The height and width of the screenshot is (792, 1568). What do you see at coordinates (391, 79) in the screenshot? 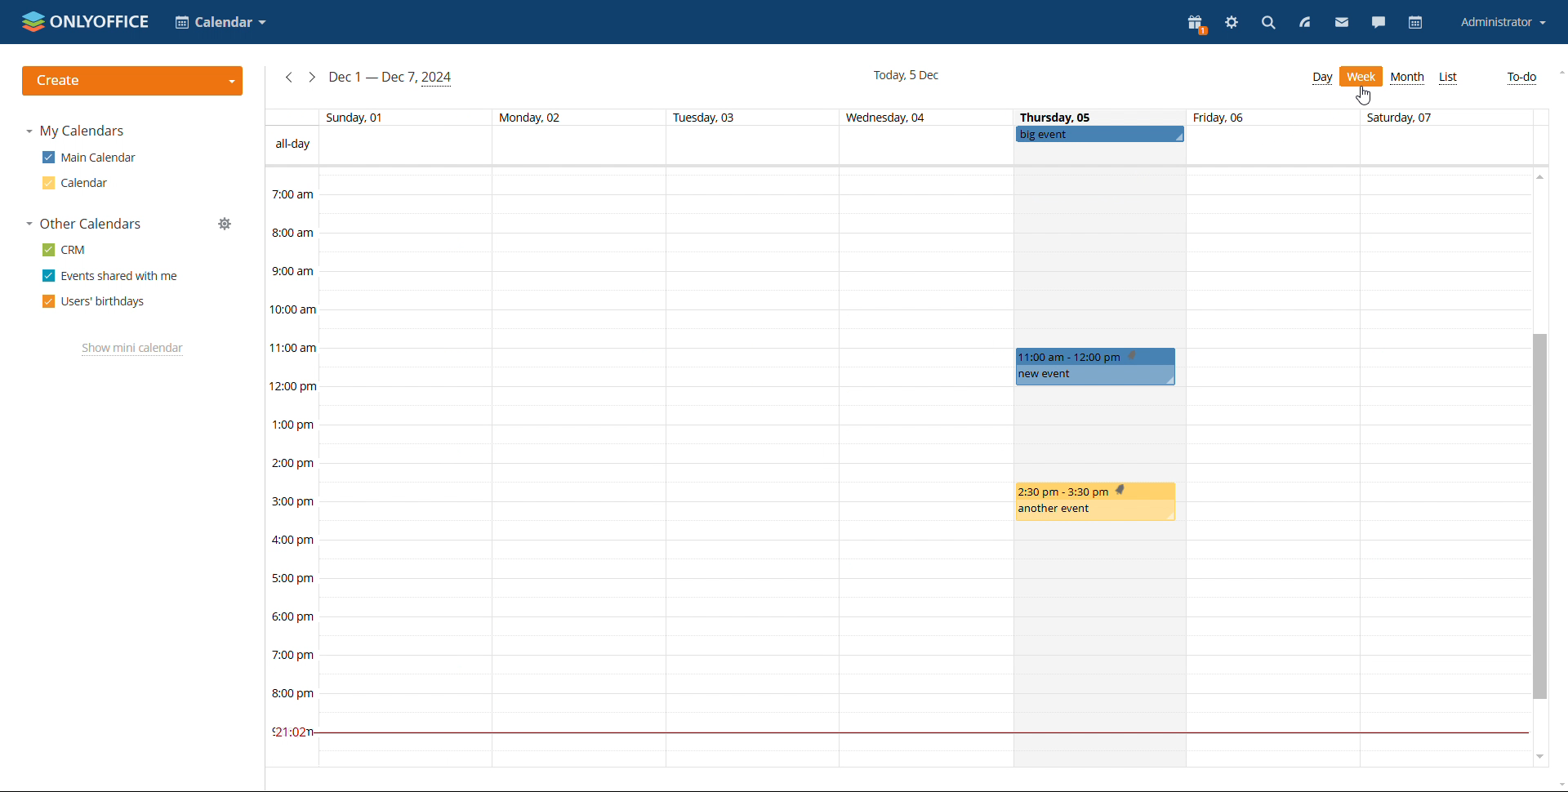
I see `current week` at bounding box center [391, 79].